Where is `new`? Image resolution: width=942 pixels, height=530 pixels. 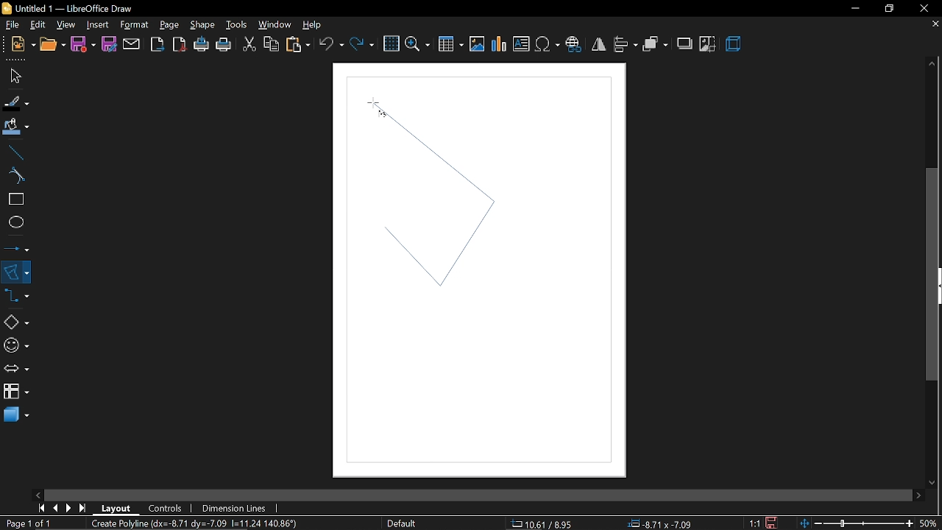
new is located at coordinates (24, 44).